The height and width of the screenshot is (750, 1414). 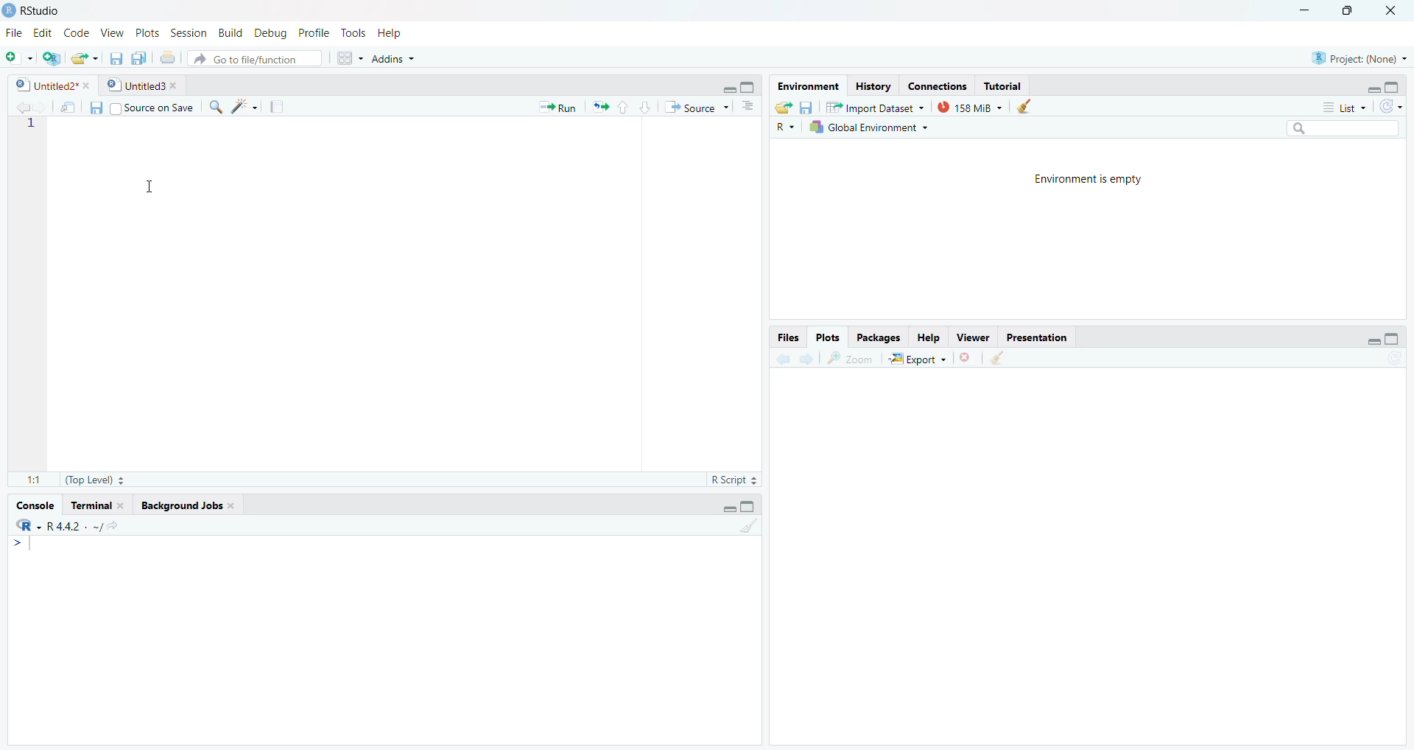 What do you see at coordinates (152, 130) in the screenshot?
I see `text cursor` at bounding box center [152, 130].